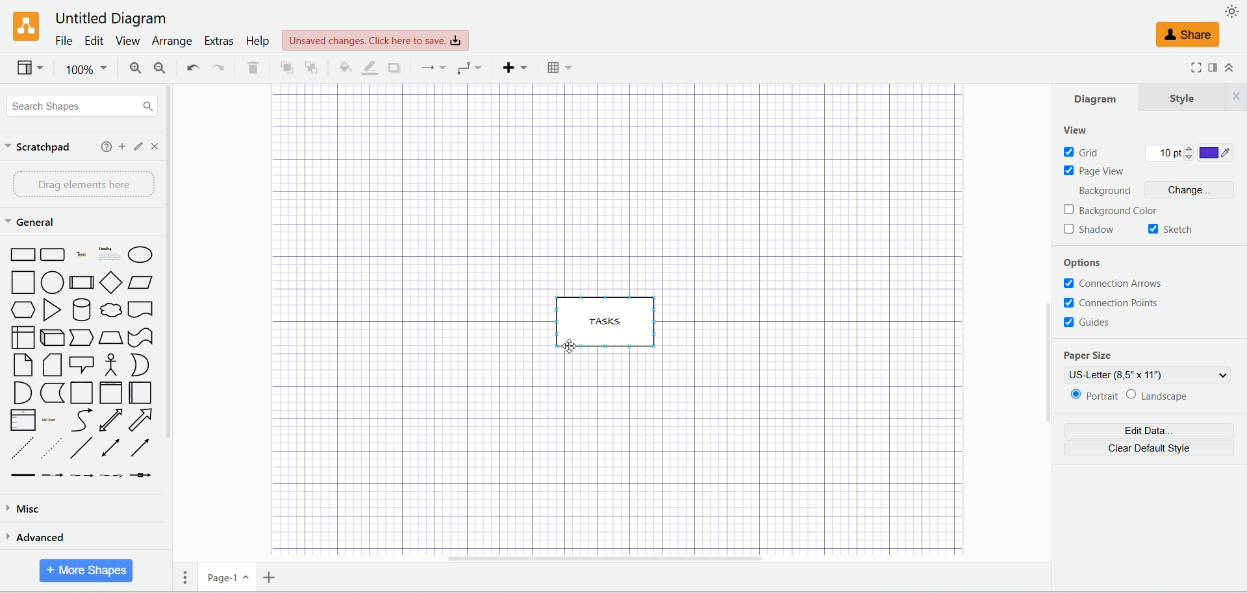 The height and width of the screenshot is (593, 1247). I want to click on help, so click(105, 147).